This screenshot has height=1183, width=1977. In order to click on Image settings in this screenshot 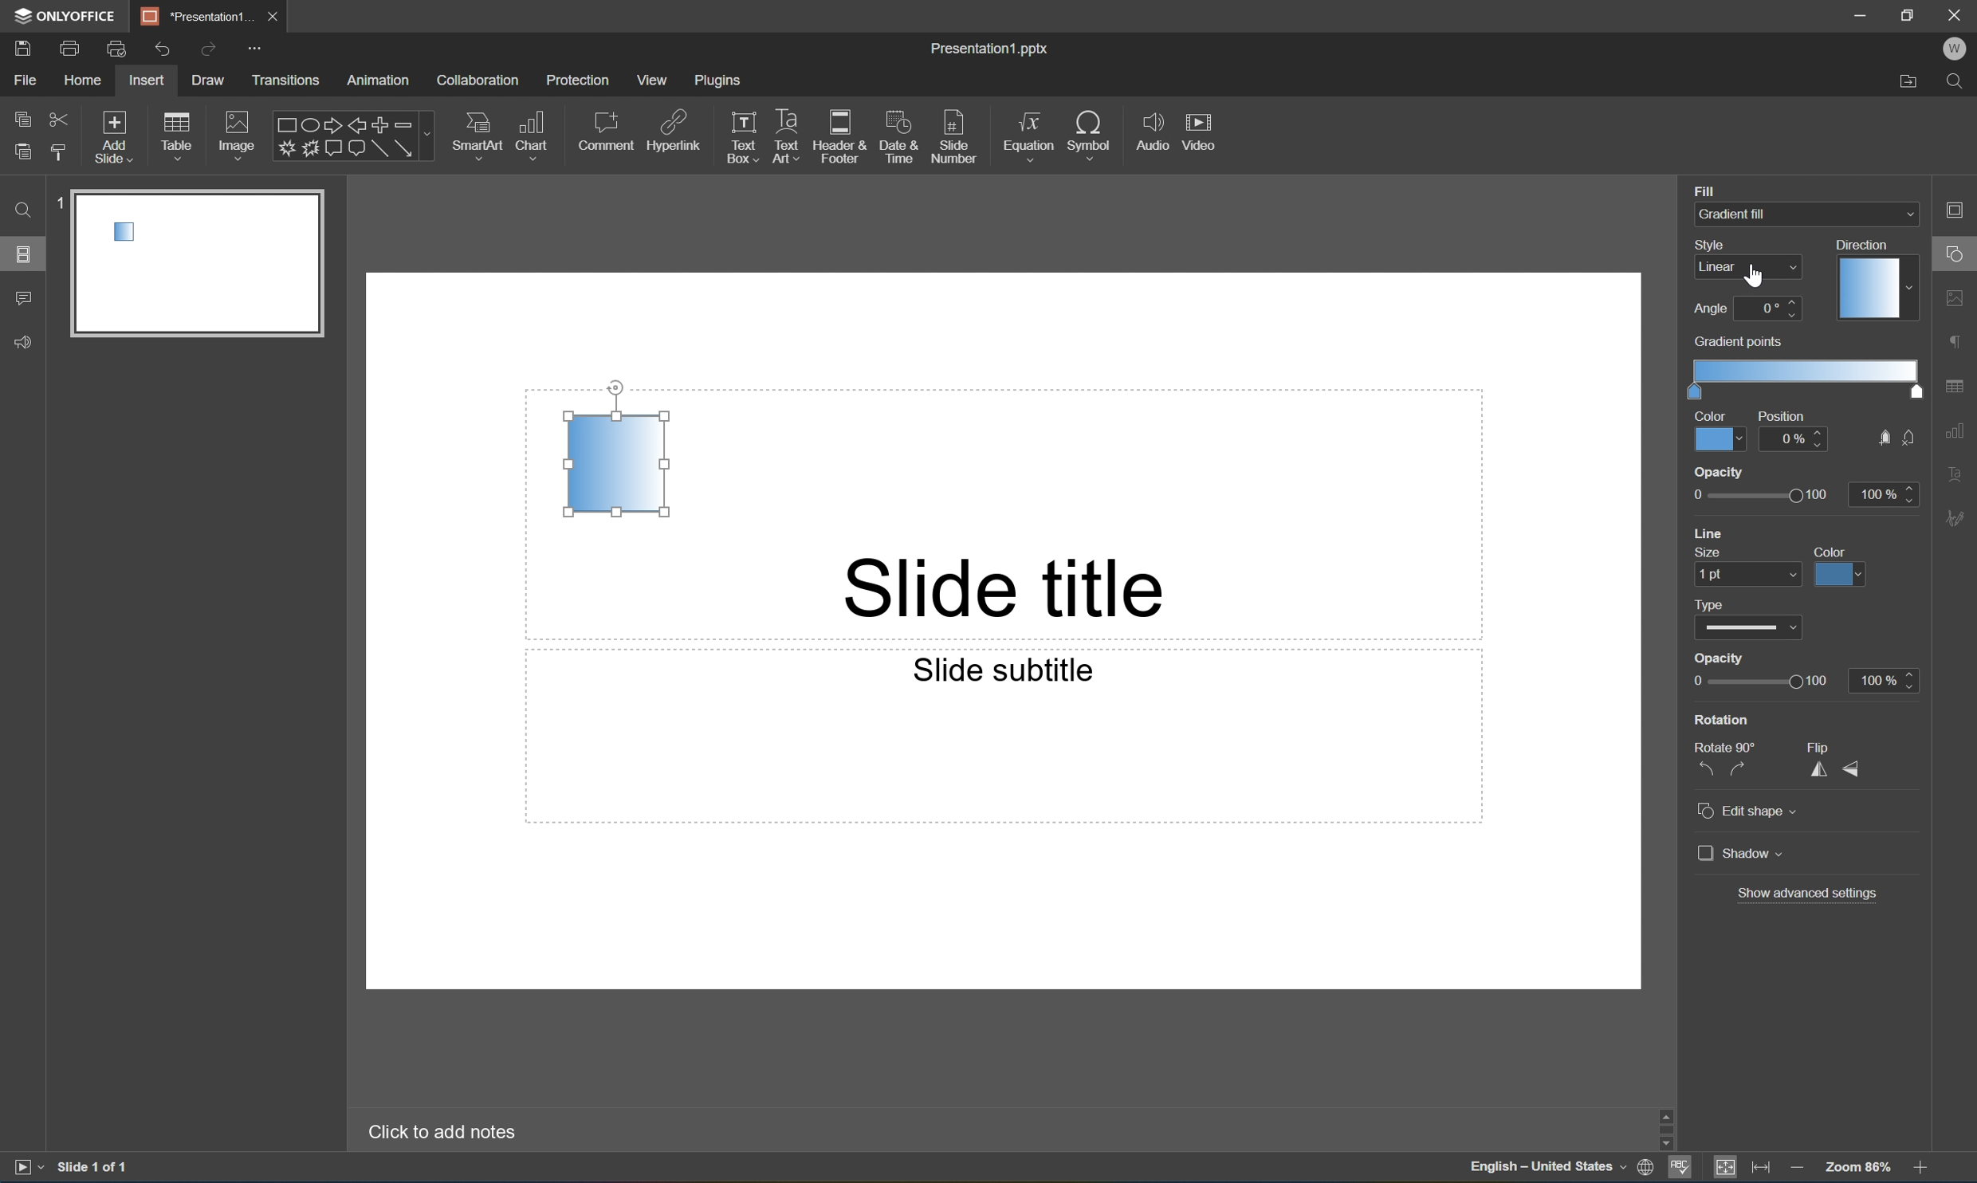, I will do `click(1959, 295)`.